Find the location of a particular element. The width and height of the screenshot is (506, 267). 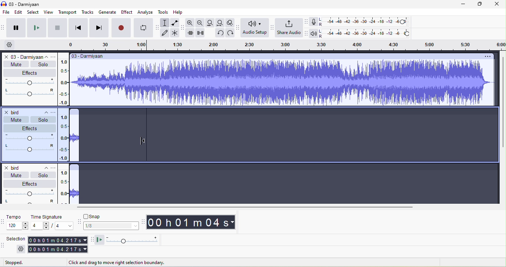

stop is located at coordinates (56, 28).